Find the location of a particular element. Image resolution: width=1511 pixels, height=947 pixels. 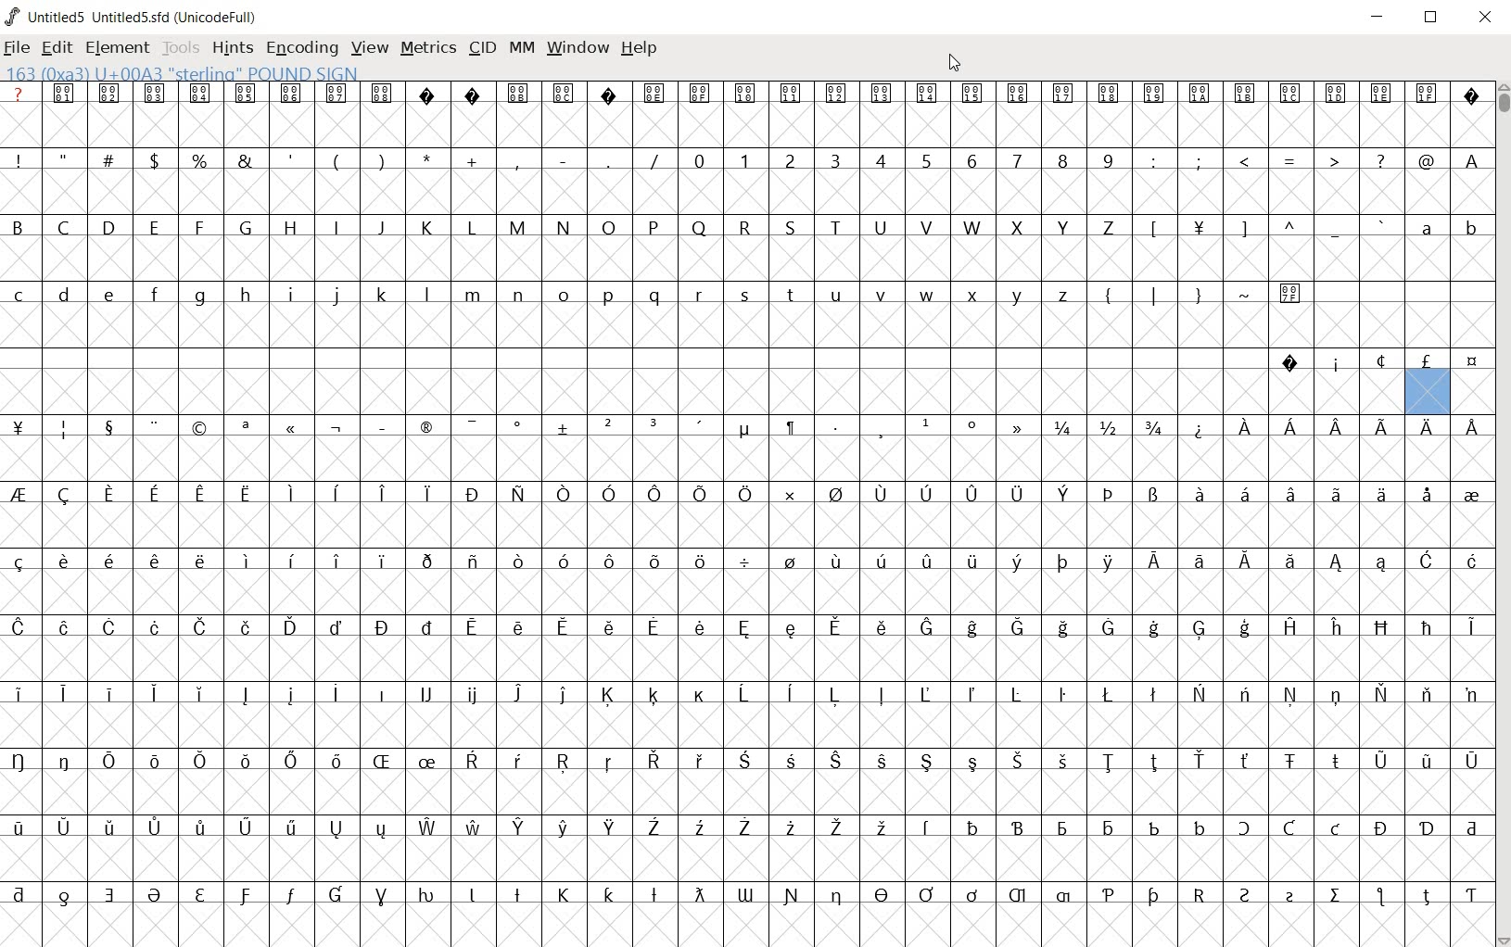

Symbol is located at coordinates (654, 564).